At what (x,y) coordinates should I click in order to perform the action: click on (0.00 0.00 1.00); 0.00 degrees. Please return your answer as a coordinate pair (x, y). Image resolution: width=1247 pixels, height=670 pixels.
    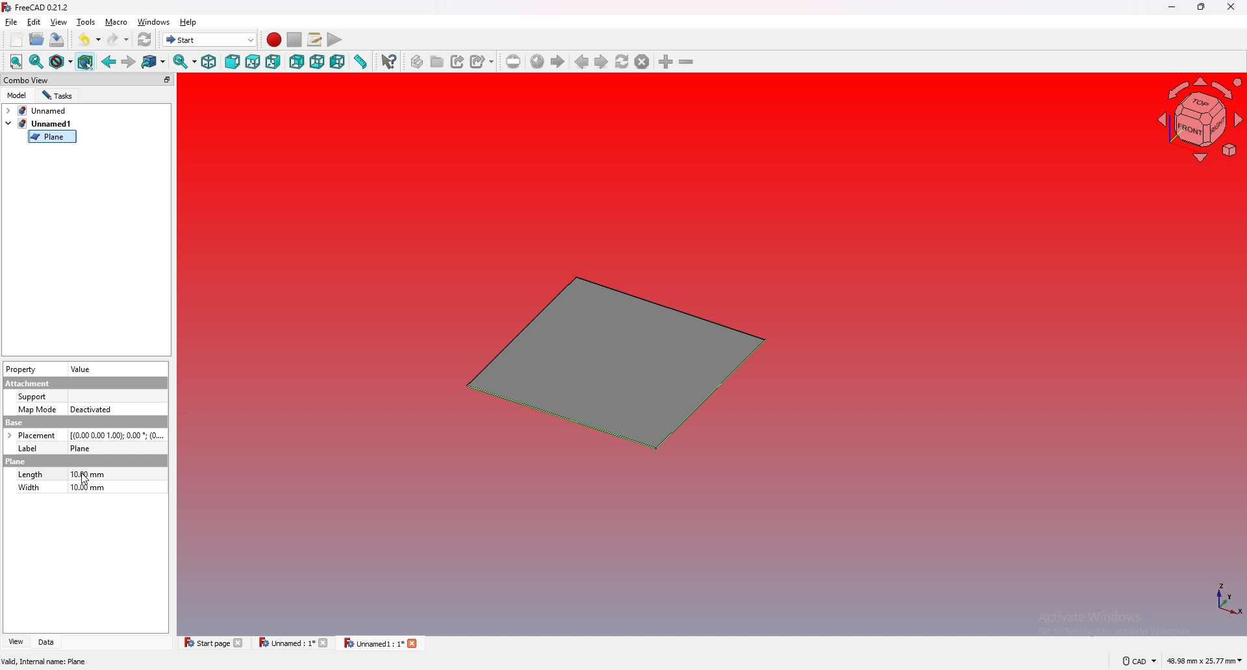
    Looking at the image, I should click on (118, 434).